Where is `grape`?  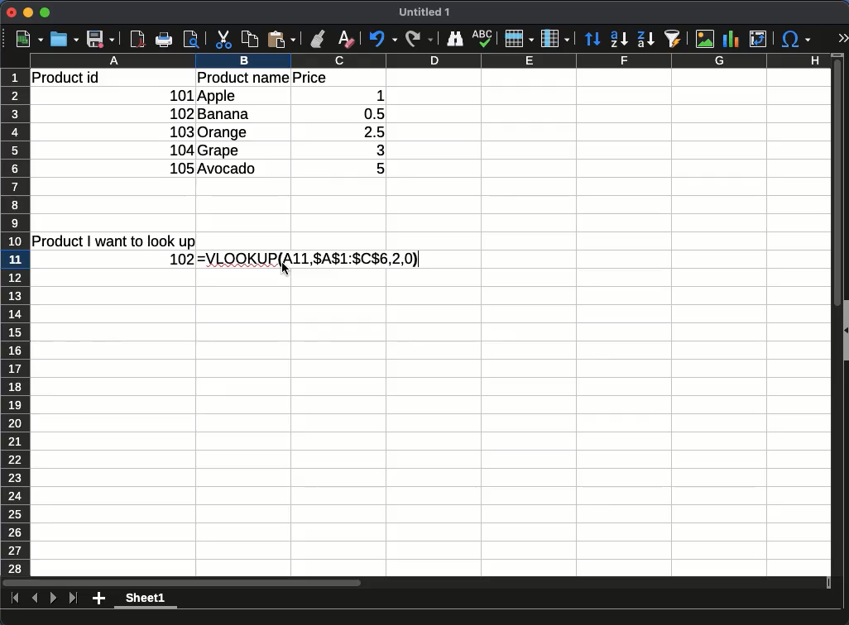 grape is located at coordinates (219, 151).